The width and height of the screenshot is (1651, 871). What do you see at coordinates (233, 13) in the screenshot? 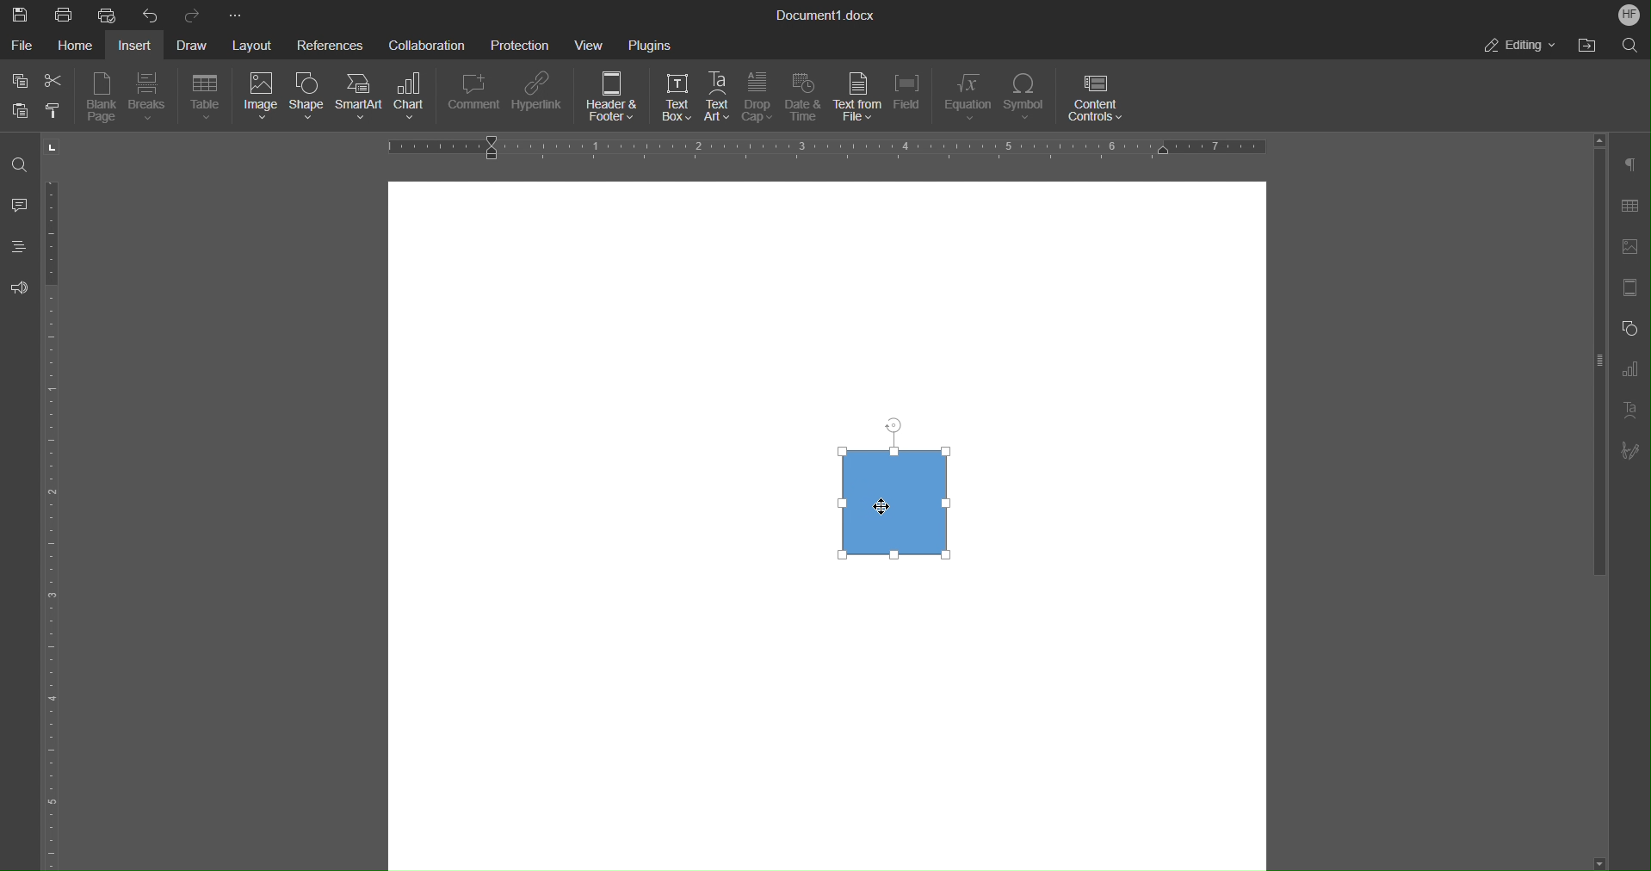
I see `More` at bounding box center [233, 13].